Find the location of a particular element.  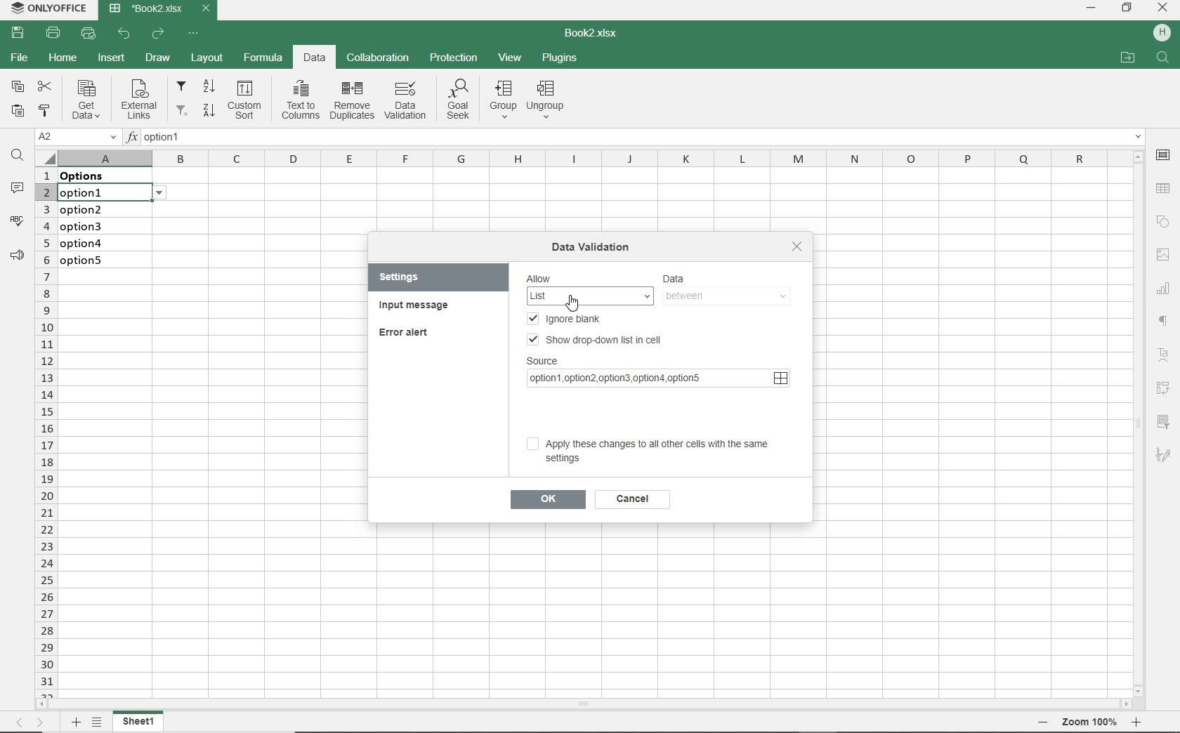

SCROLLBAR is located at coordinates (584, 703).